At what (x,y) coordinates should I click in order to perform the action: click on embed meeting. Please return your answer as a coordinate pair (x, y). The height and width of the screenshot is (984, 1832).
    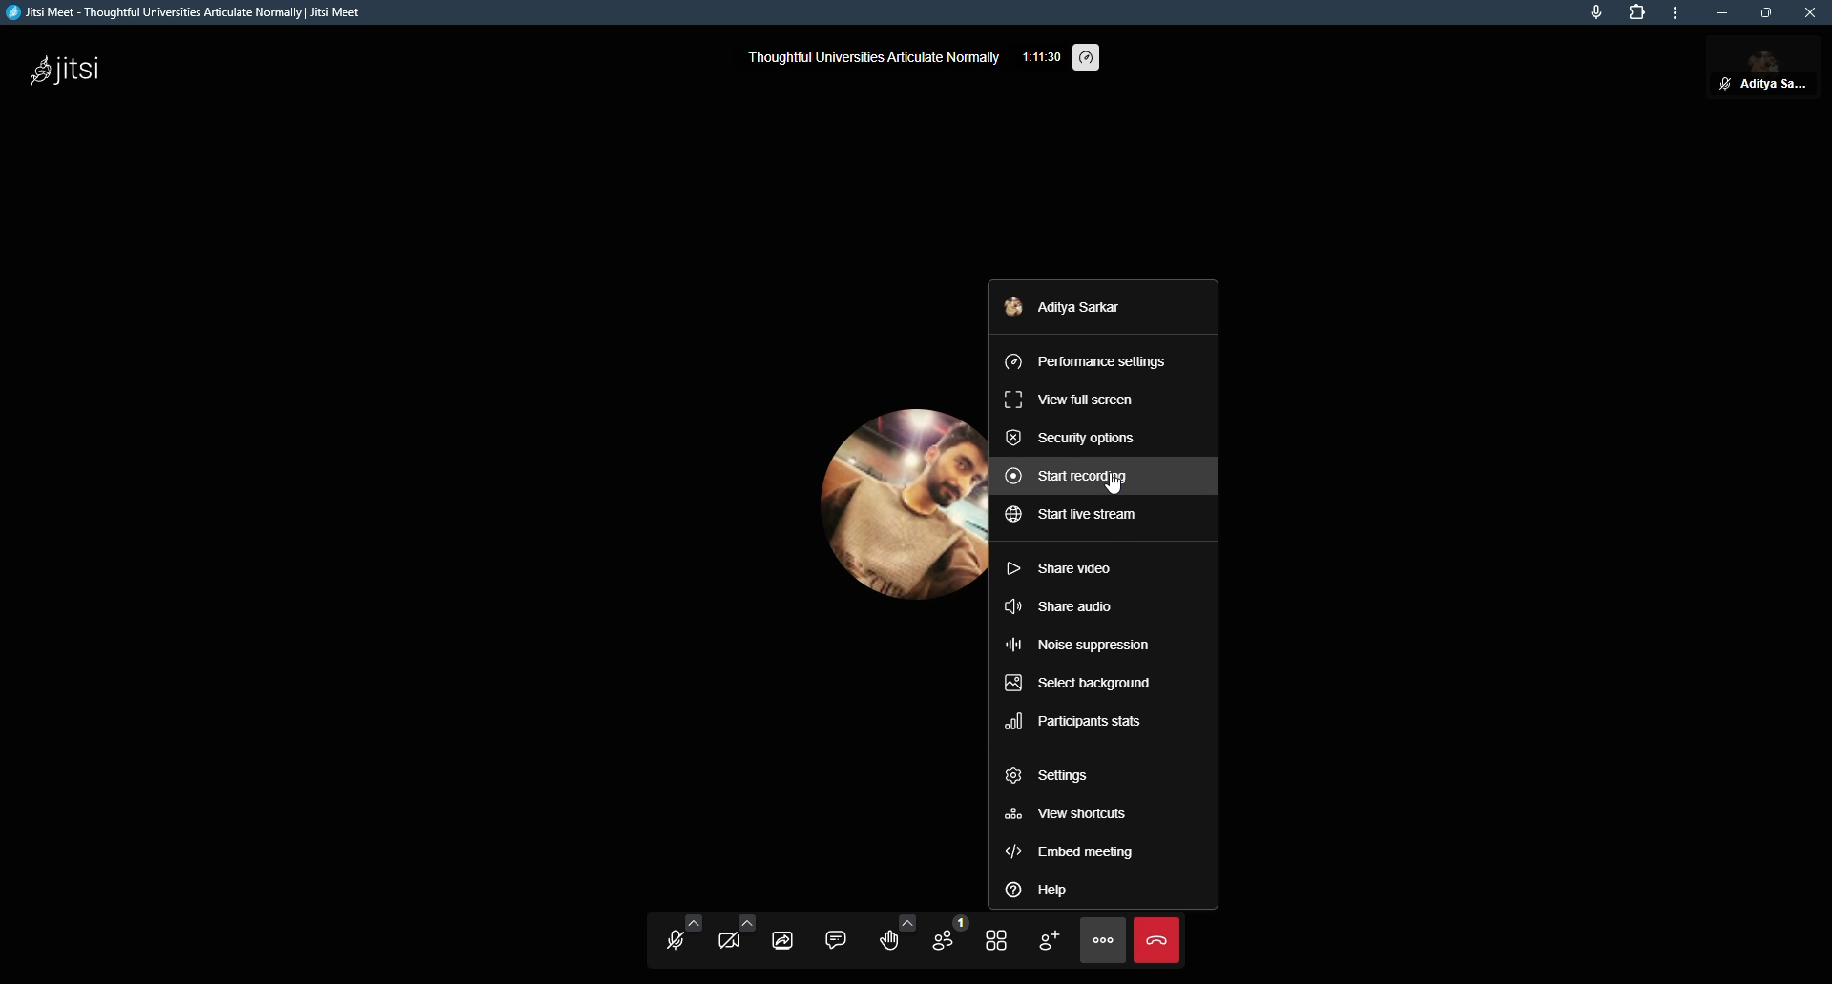
    Looking at the image, I should click on (1072, 852).